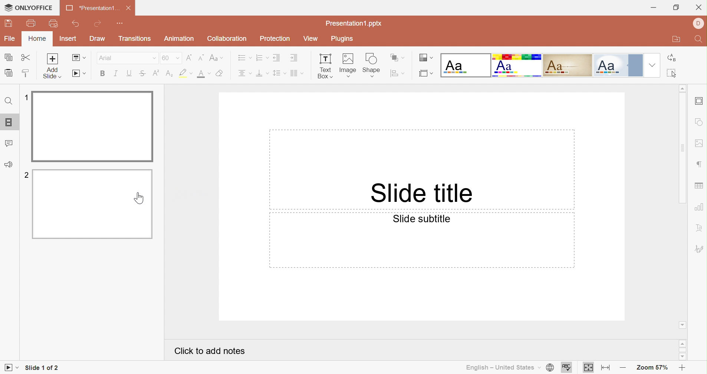  What do you see at coordinates (650, 367) in the screenshot?
I see `Zoom 57%` at bounding box center [650, 367].